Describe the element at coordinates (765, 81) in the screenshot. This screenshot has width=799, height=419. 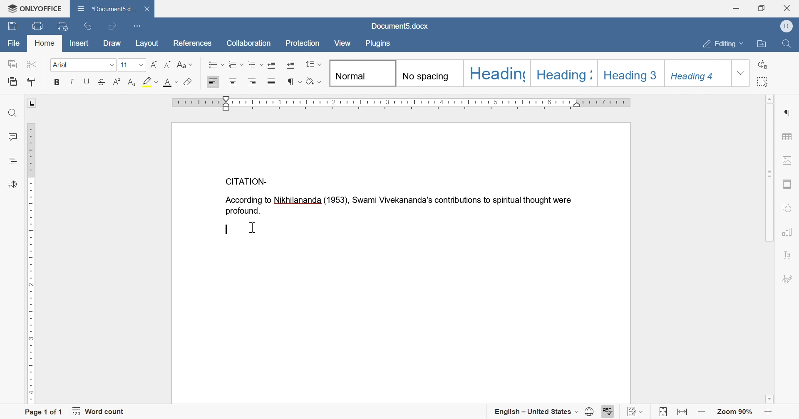
I see `select all` at that location.